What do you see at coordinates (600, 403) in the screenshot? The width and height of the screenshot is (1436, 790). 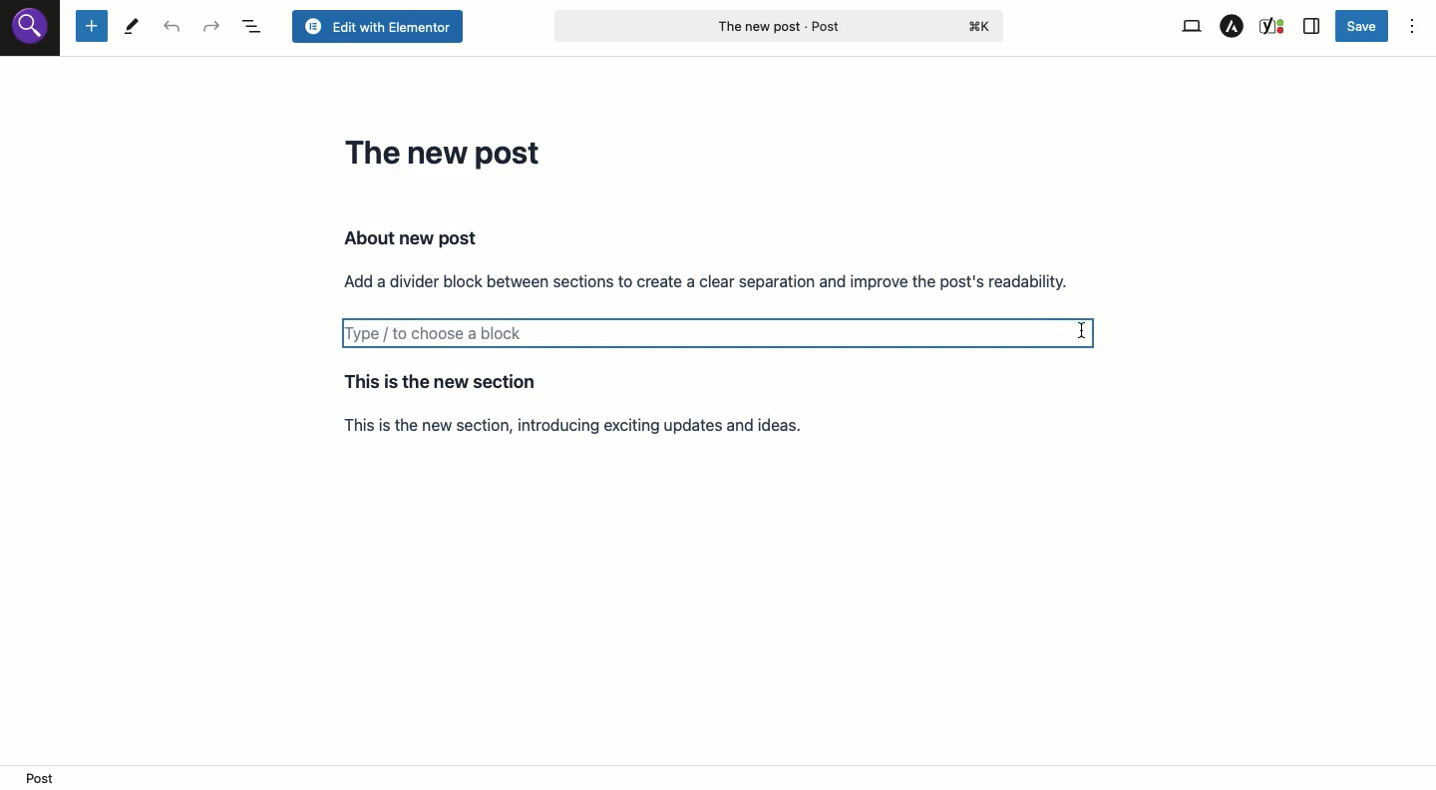 I see `Section 2` at bounding box center [600, 403].